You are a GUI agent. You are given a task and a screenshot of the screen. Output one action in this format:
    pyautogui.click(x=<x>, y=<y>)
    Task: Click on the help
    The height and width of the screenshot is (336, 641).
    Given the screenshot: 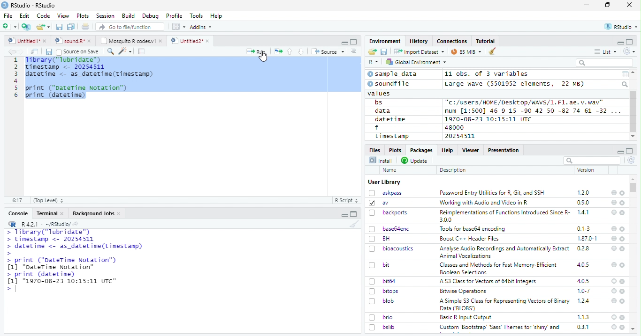 What is the action you would take?
    pyautogui.click(x=614, y=202)
    